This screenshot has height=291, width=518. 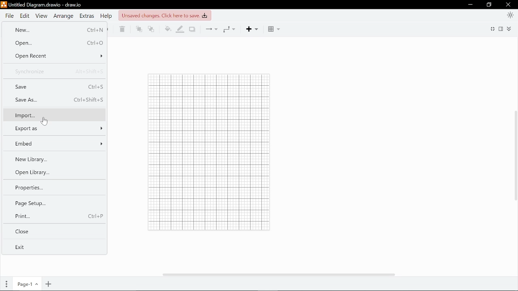 What do you see at coordinates (52, 230) in the screenshot?
I see `Close` at bounding box center [52, 230].